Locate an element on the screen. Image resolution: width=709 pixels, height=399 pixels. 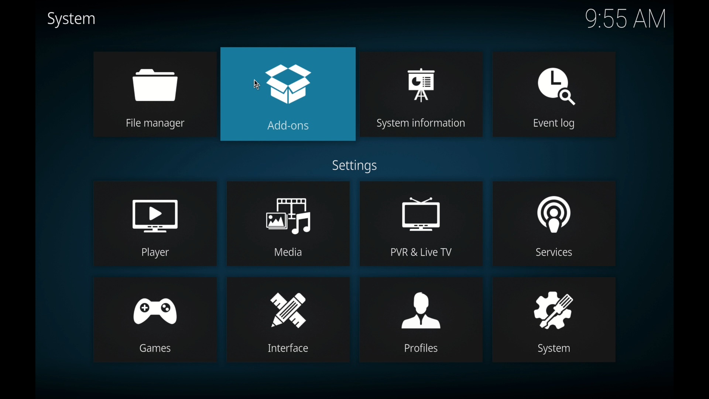
player is located at coordinates (154, 224).